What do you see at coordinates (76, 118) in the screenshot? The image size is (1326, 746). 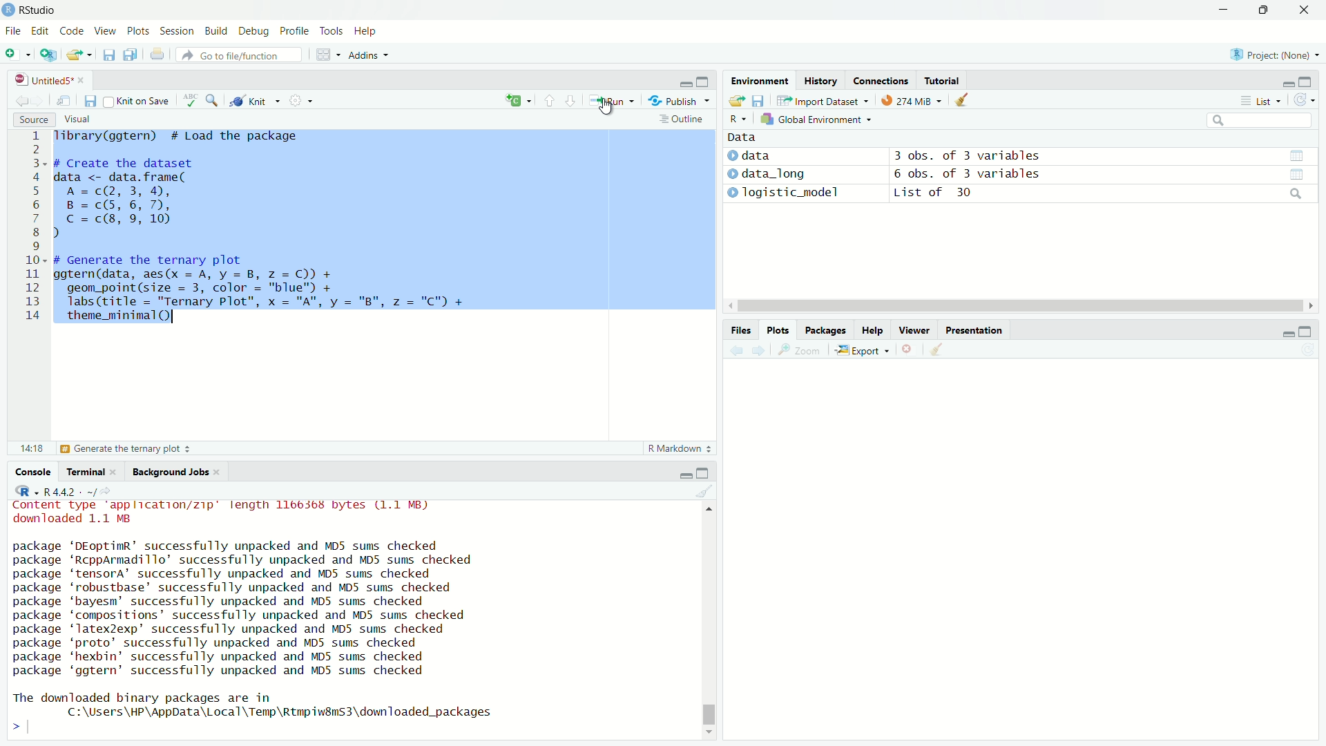 I see `Visual` at bounding box center [76, 118].